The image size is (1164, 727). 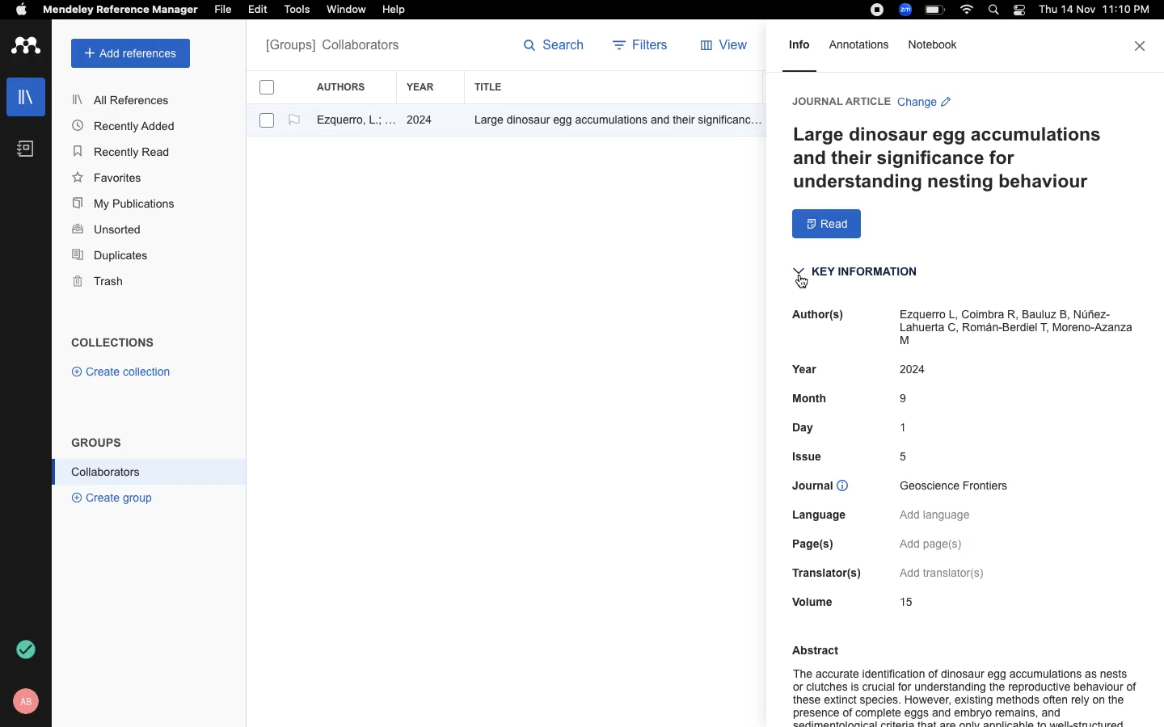 What do you see at coordinates (555, 48) in the screenshot?
I see `search` at bounding box center [555, 48].